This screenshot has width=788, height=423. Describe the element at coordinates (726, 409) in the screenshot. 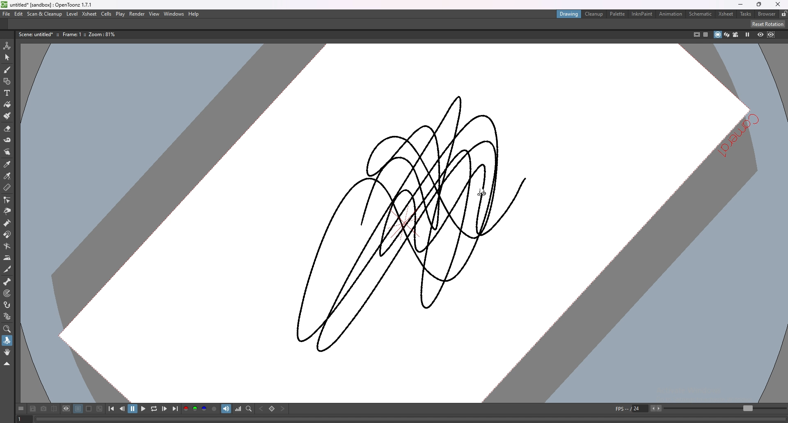

I see `fps bar` at that location.